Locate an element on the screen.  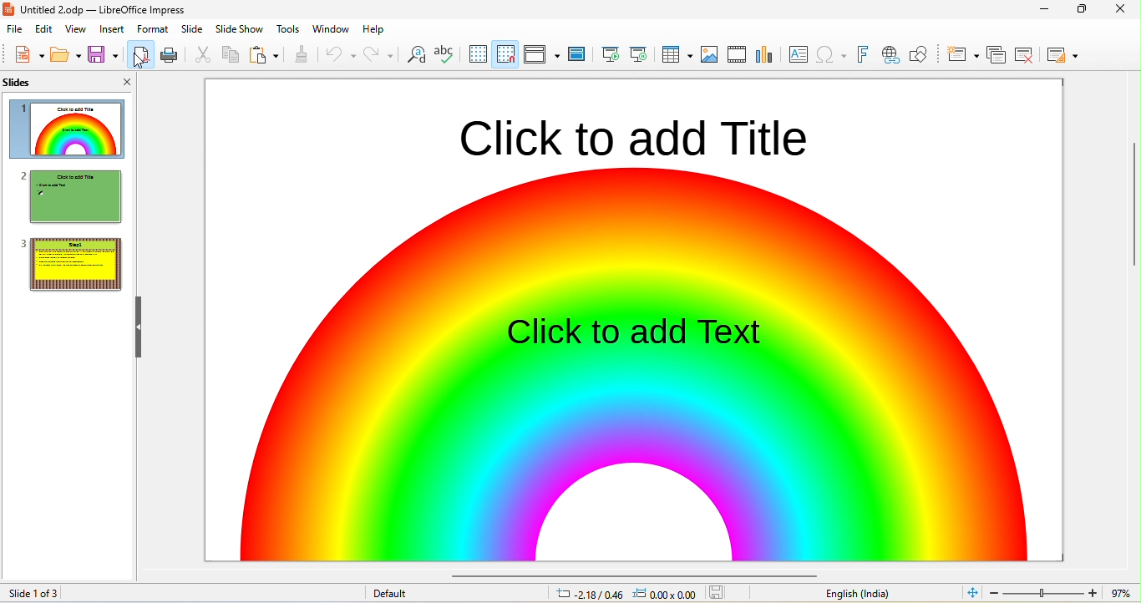
table is located at coordinates (675, 54).